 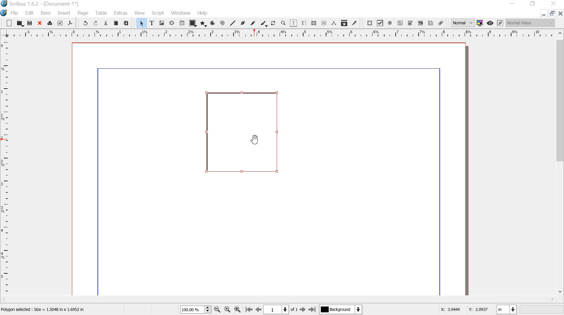 What do you see at coordinates (431, 23) in the screenshot?
I see `text annotation` at bounding box center [431, 23].